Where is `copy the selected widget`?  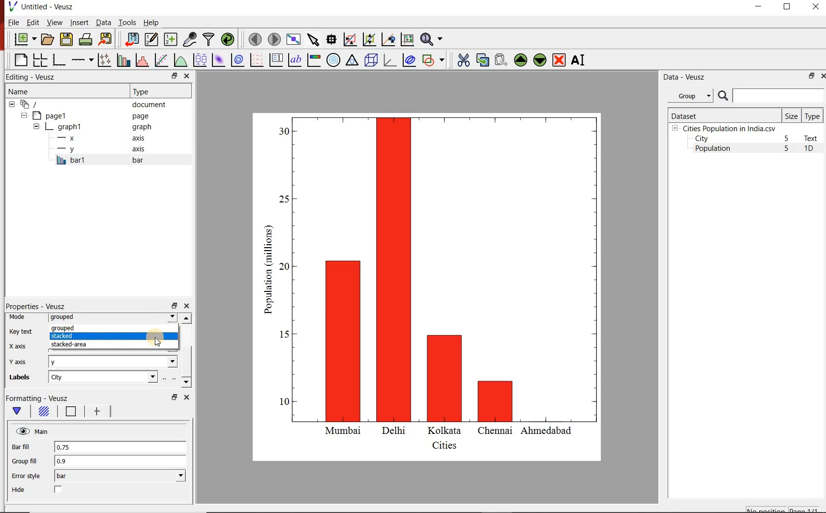
copy the selected widget is located at coordinates (482, 59).